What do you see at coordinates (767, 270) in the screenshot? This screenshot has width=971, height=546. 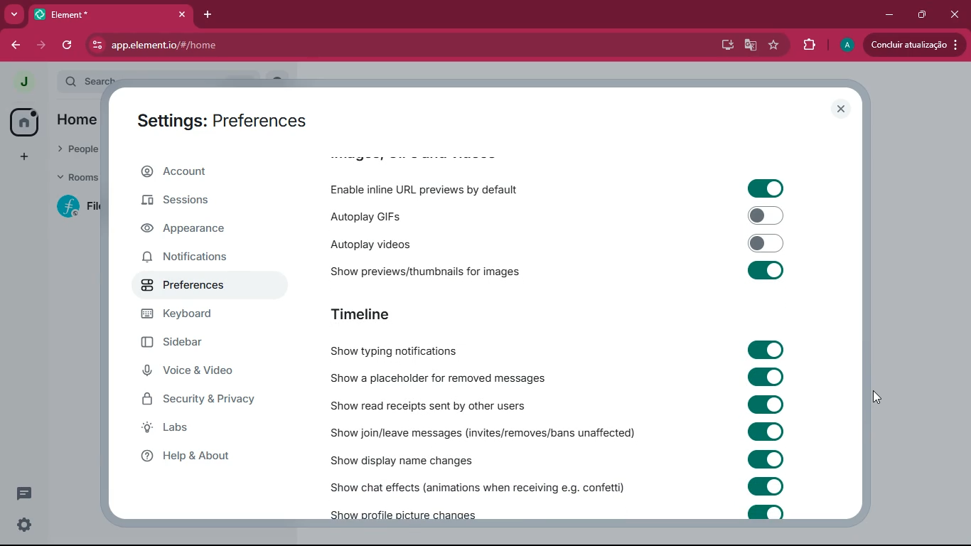 I see `toggle on/off` at bounding box center [767, 270].